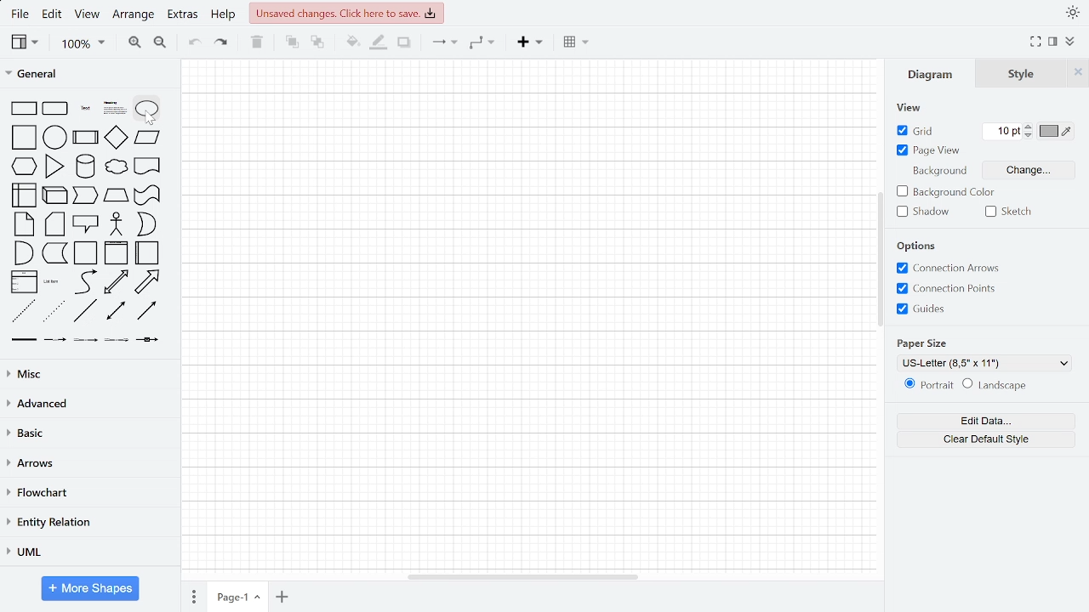 This screenshot has height=612, width=1089. What do you see at coordinates (86, 167) in the screenshot?
I see `cylinder` at bounding box center [86, 167].